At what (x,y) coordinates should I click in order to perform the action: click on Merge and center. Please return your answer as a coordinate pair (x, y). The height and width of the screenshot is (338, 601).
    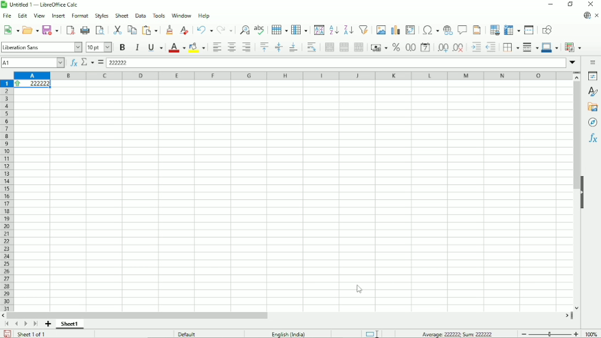
    Looking at the image, I should click on (329, 47).